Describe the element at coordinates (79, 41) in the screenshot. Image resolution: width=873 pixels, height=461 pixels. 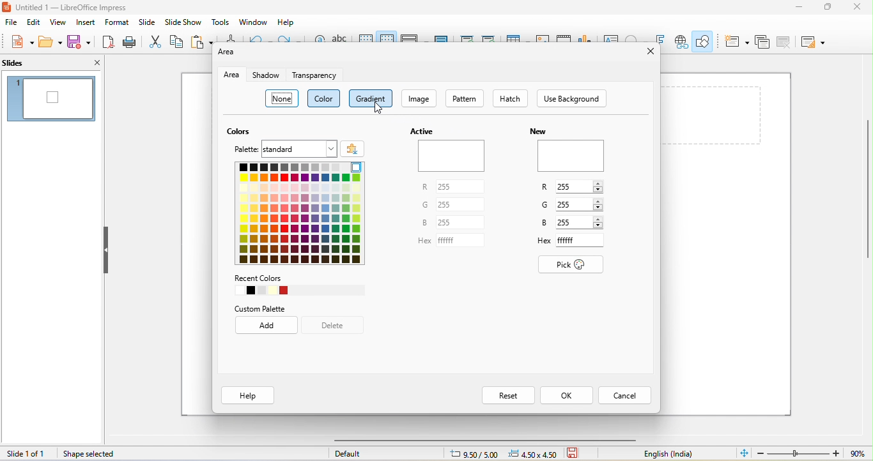
I see `save` at that location.